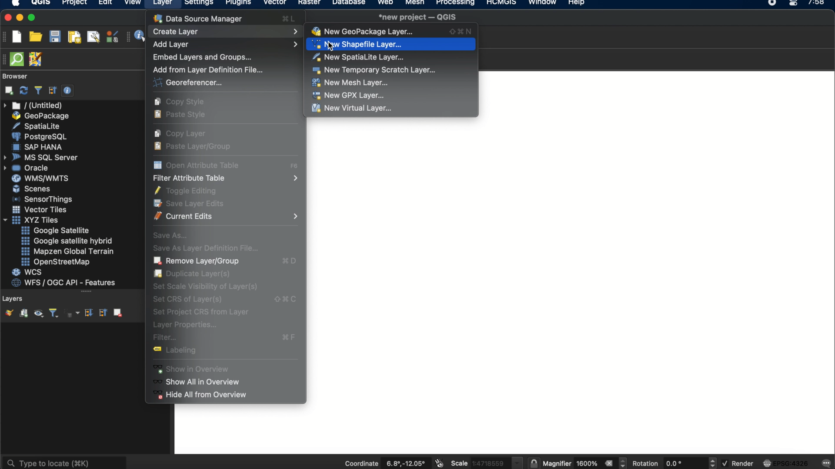 This screenshot has height=469, width=835. I want to click on cursor, so click(331, 47).